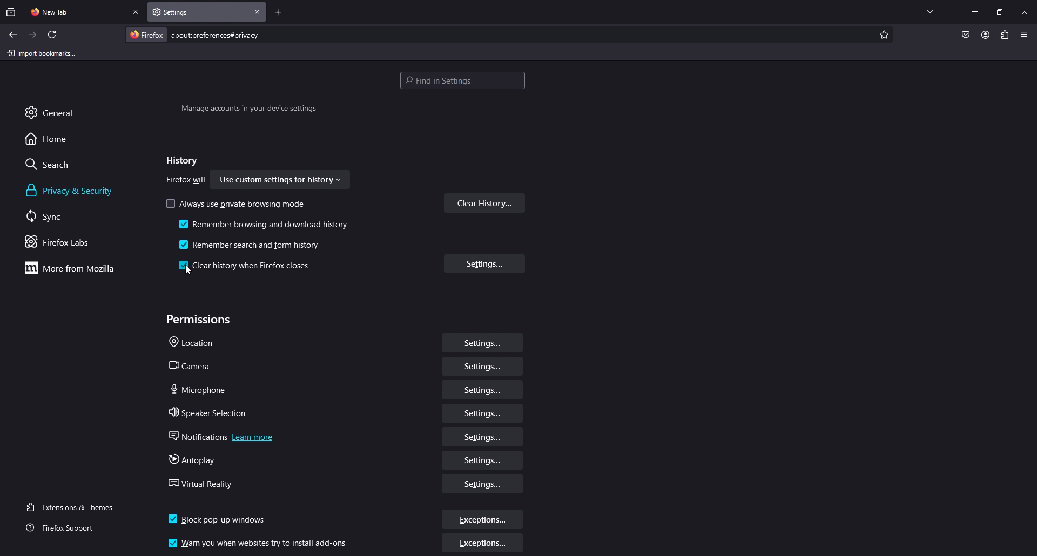 The height and width of the screenshot is (556, 1037). What do you see at coordinates (482, 344) in the screenshot?
I see `settings` at bounding box center [482, 344].